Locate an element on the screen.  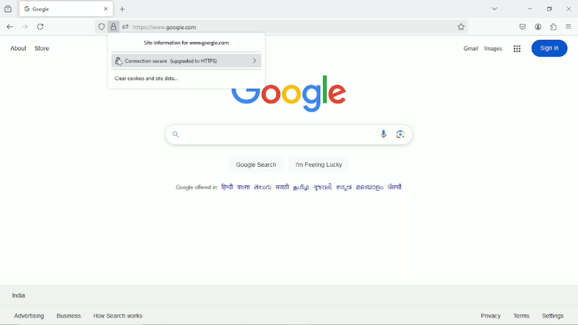
Privacy is located at coordinates (489, 315).